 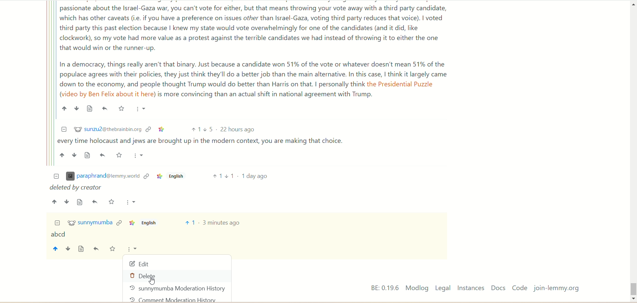 What do you see at coordinates (138, 156) in the screenshot?
I see `More` at bounding box center [138, 156].